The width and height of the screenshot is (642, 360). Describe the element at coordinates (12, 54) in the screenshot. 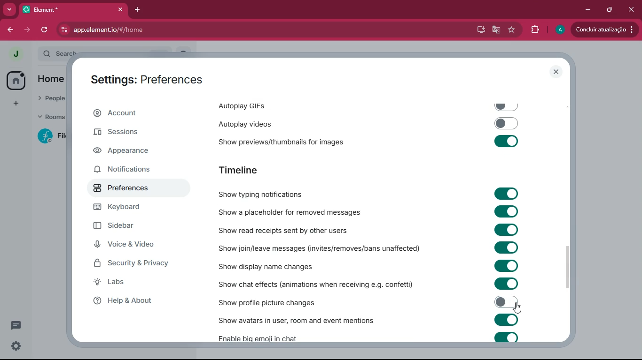

I see `view profile ` at that location.